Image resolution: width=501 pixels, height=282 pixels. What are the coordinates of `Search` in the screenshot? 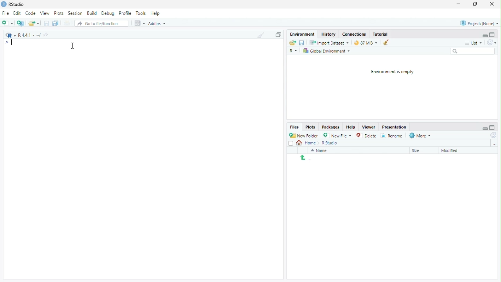 It's located at (473, 51).